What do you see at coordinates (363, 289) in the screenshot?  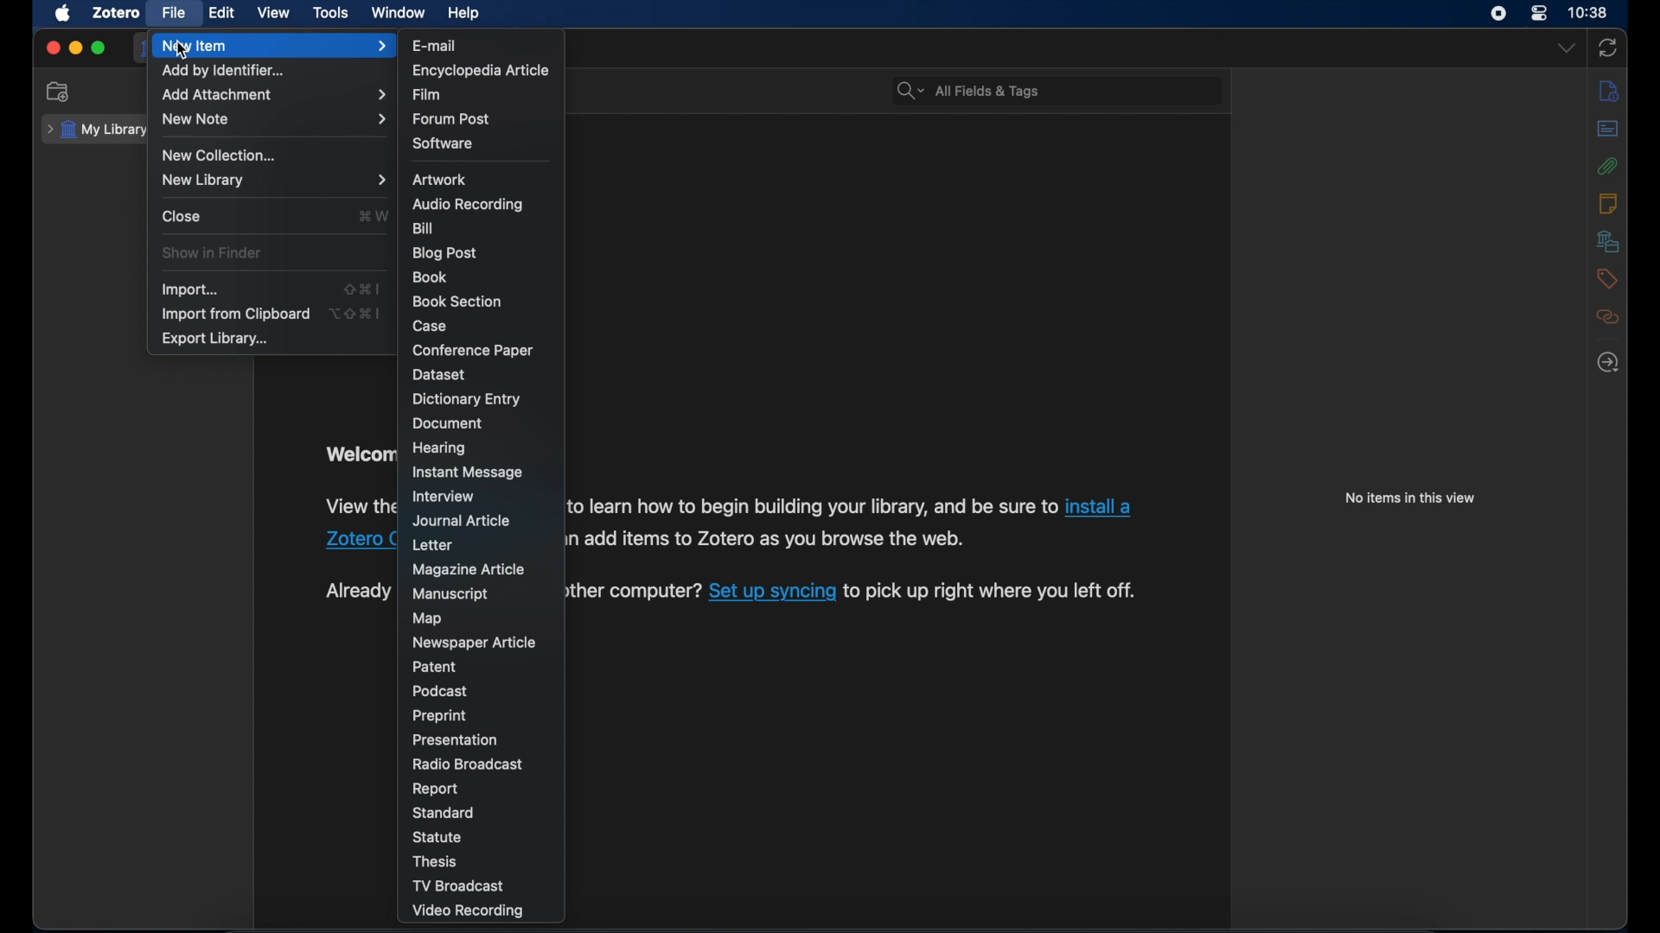 I see `shortcut` at bounding box center [363, 289].